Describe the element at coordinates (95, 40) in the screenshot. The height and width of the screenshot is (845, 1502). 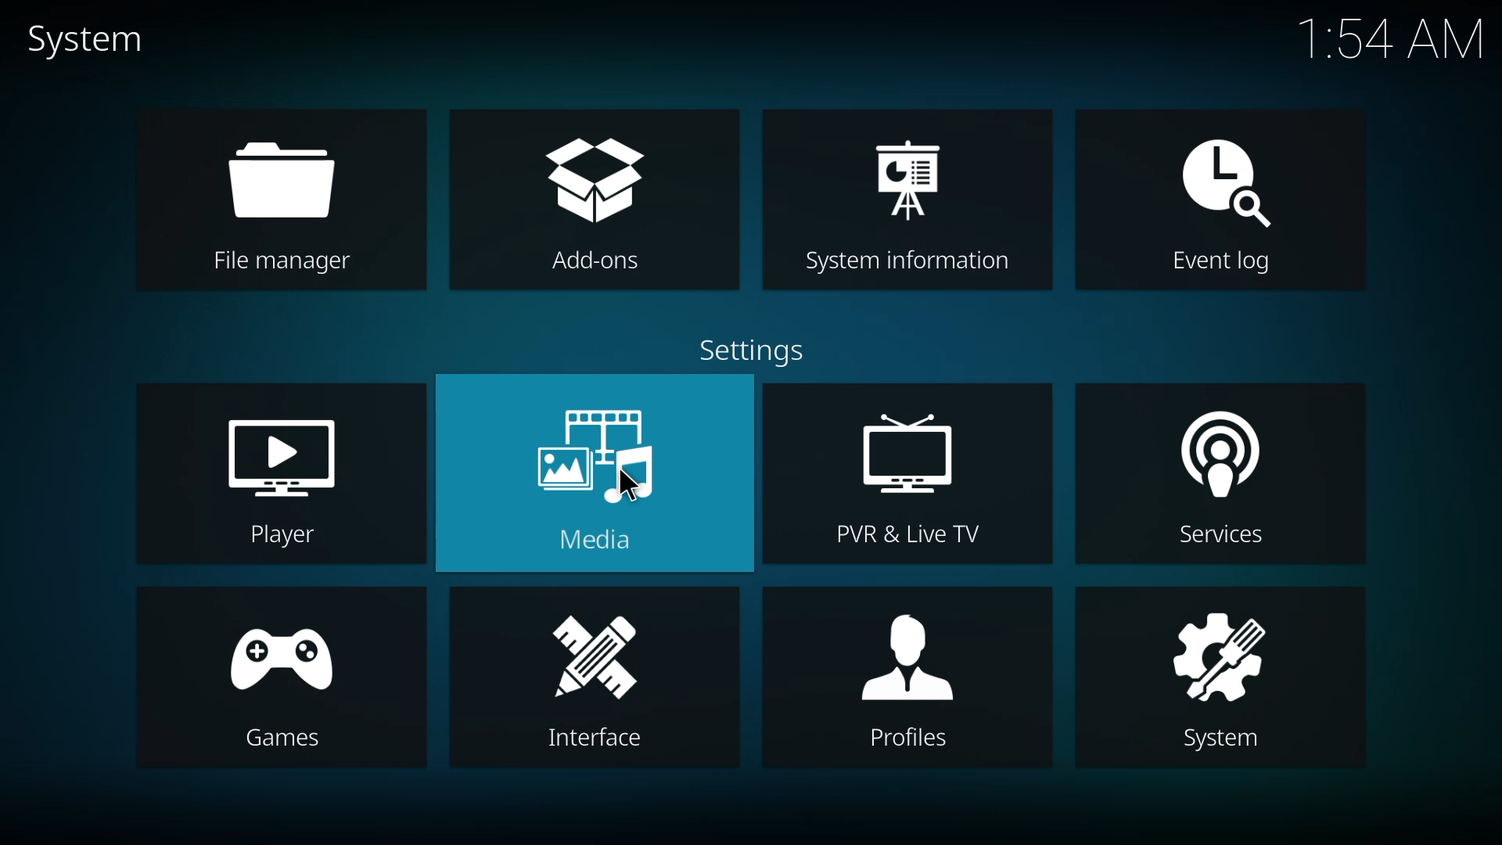
I see `system` at that location.